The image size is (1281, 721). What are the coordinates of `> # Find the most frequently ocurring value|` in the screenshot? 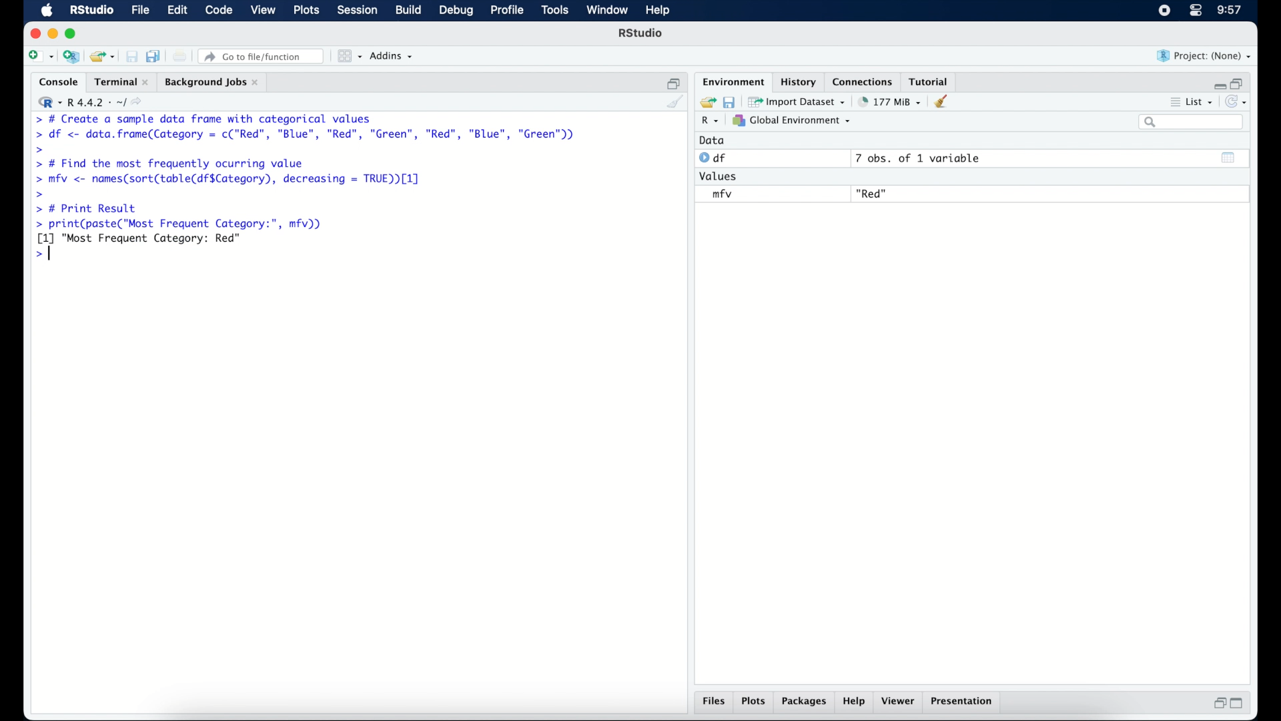 It's located at (177, 164).